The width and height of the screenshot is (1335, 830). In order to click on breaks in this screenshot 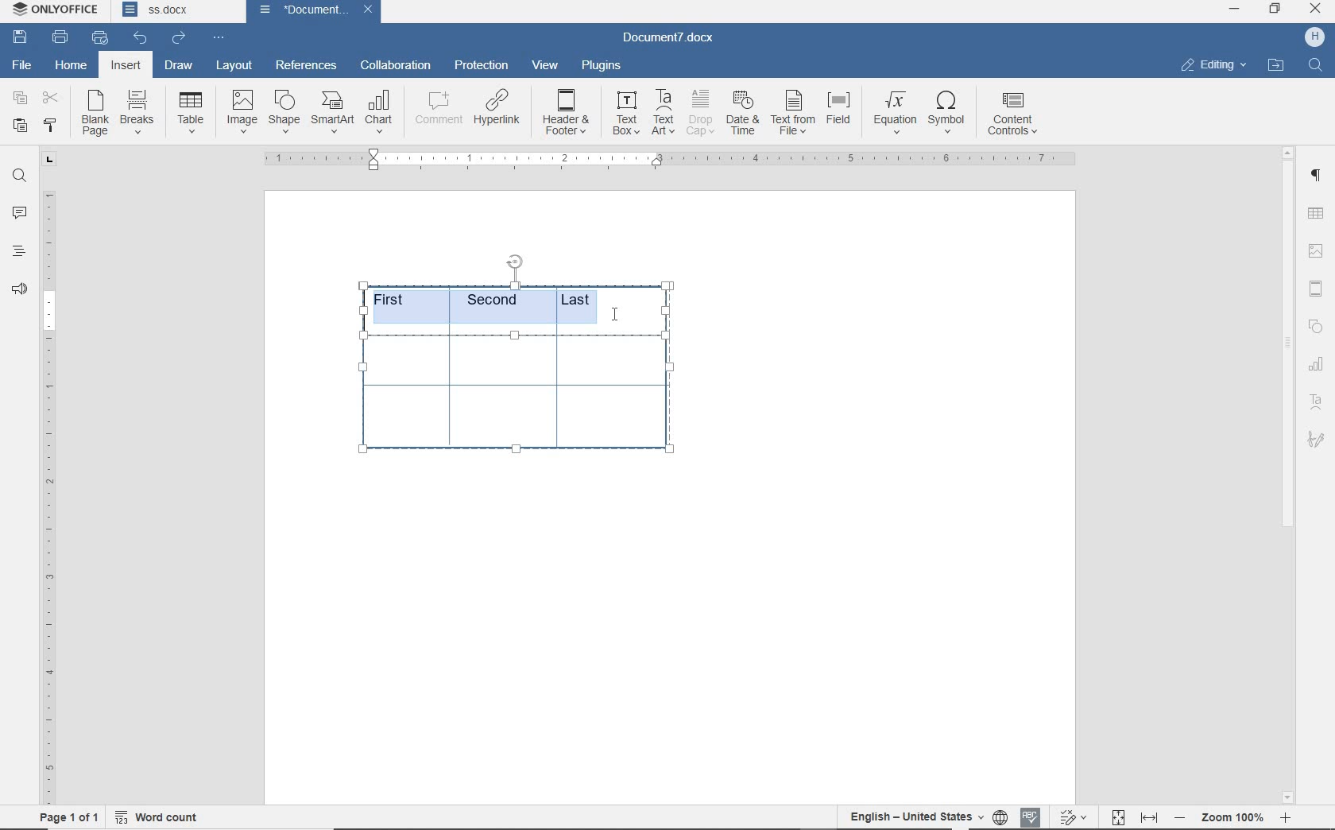, I will do `click(140, 112)`.